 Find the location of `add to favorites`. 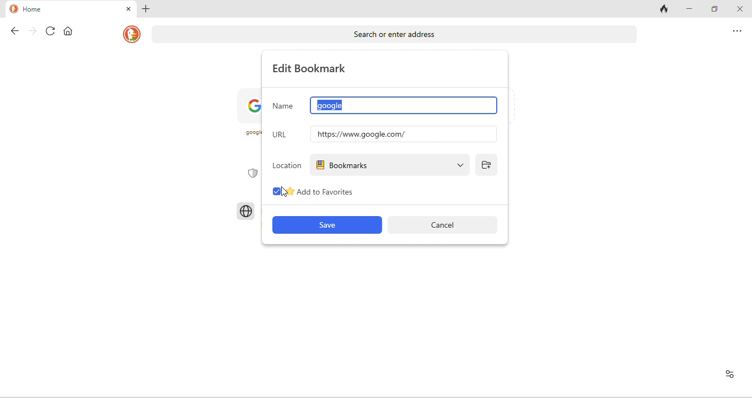

add to favorites is located at coordinates (337, 193).